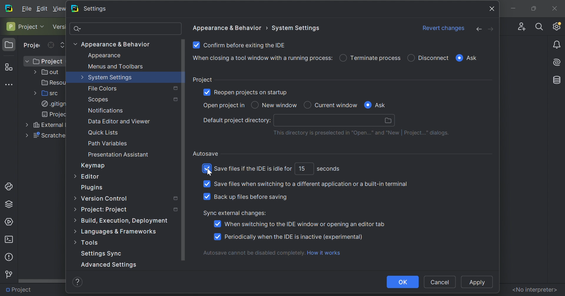 This screenshot has width=565, height=296. I want to click on More, so click(34, 73).